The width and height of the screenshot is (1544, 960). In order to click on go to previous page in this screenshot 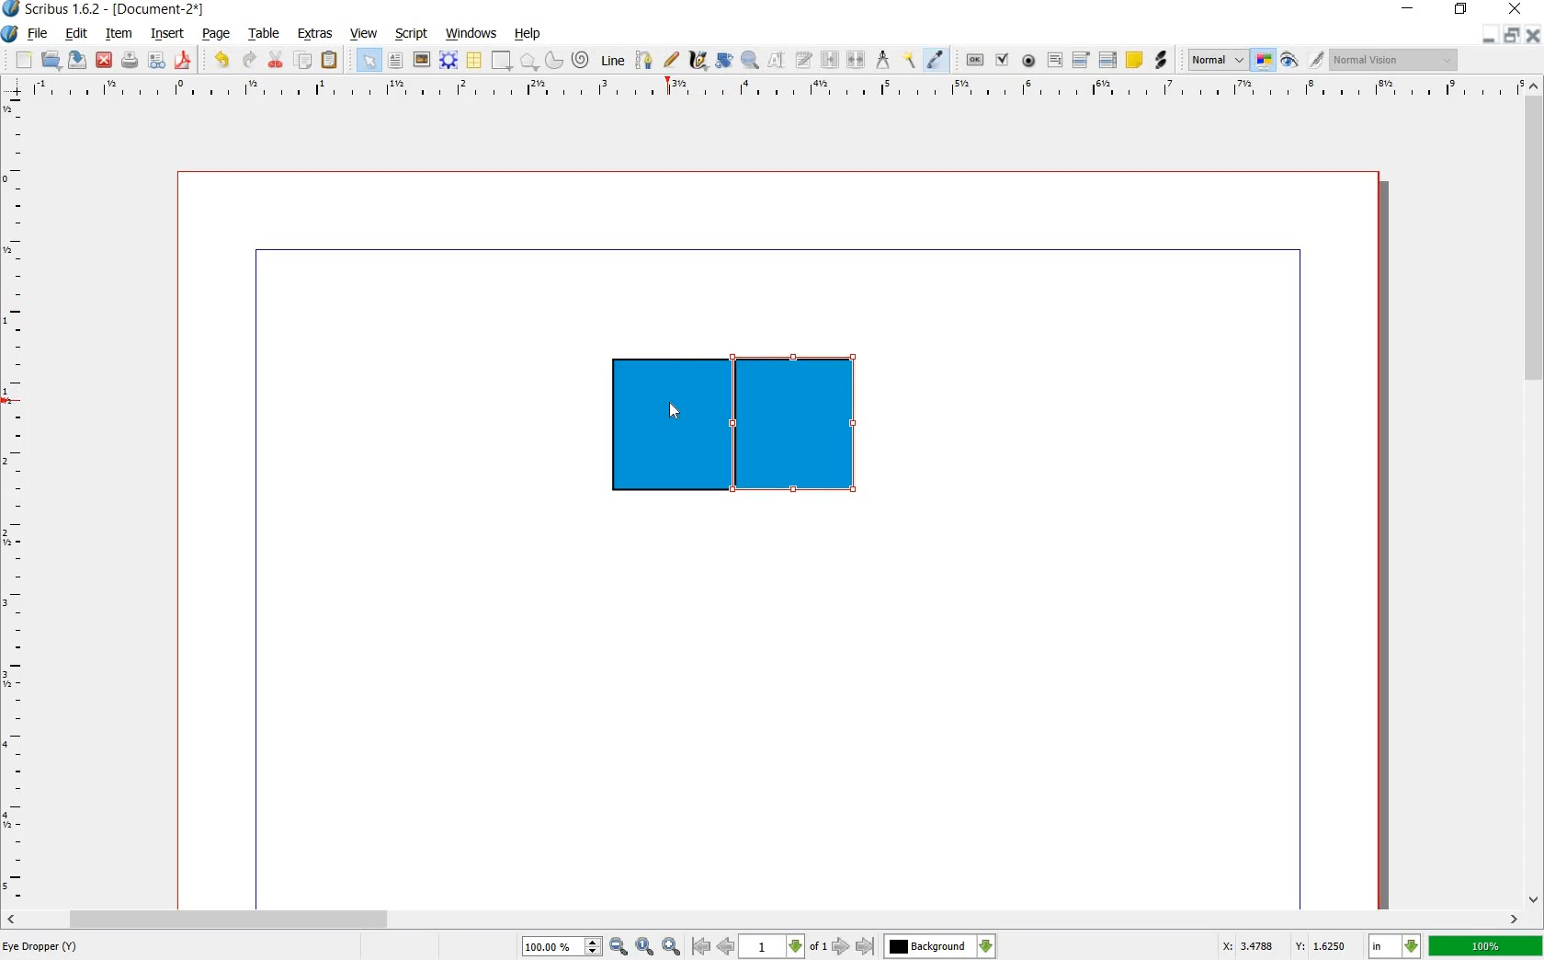, I will do `click(727, 946)`.